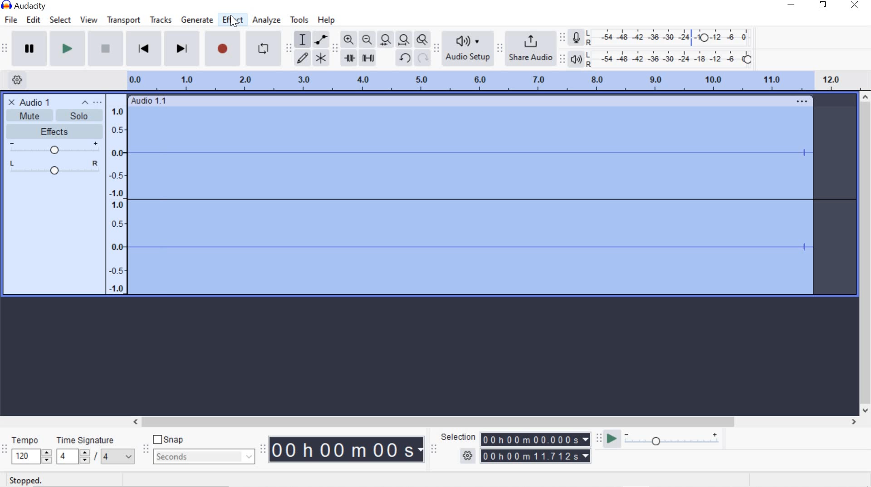 The width and height of the screenshot is (871, 487). Describe the element at coordinates (144, 49) in the screenshot. I see `Skip to start` at that location.